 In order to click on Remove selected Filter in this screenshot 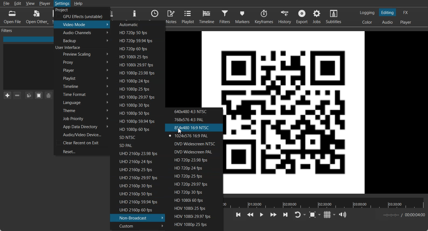, I will do `click(18, 95)`.